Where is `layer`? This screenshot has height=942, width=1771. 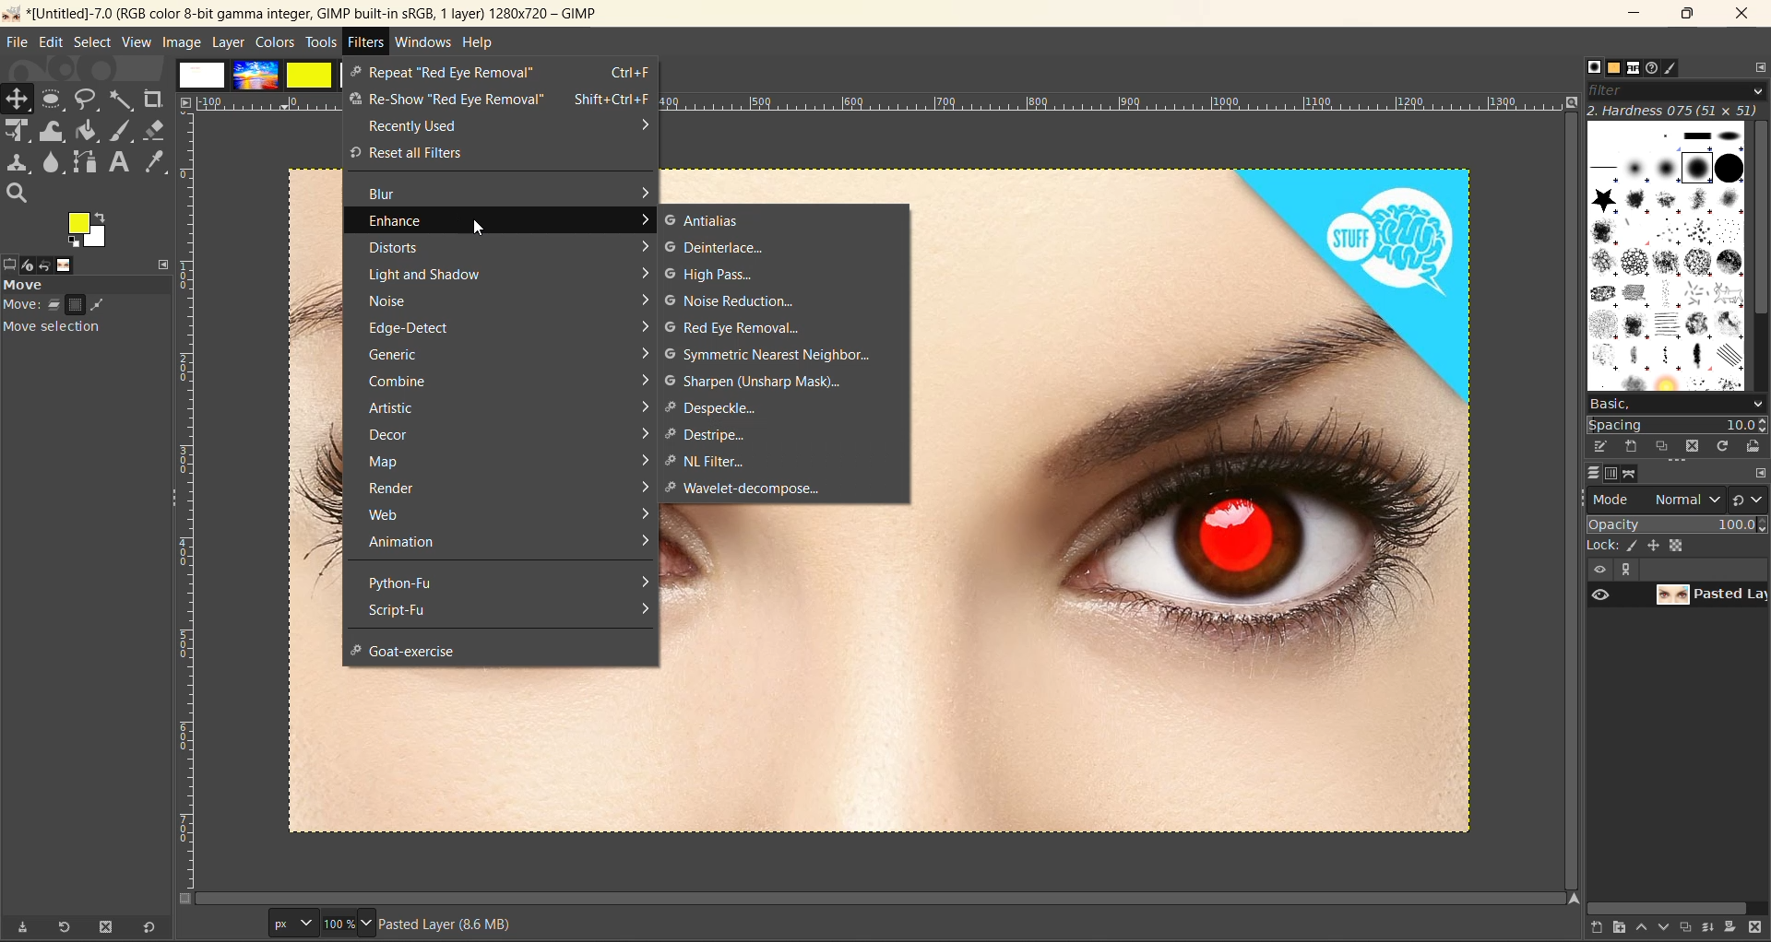 layer is located at coordinates (1712, 595).